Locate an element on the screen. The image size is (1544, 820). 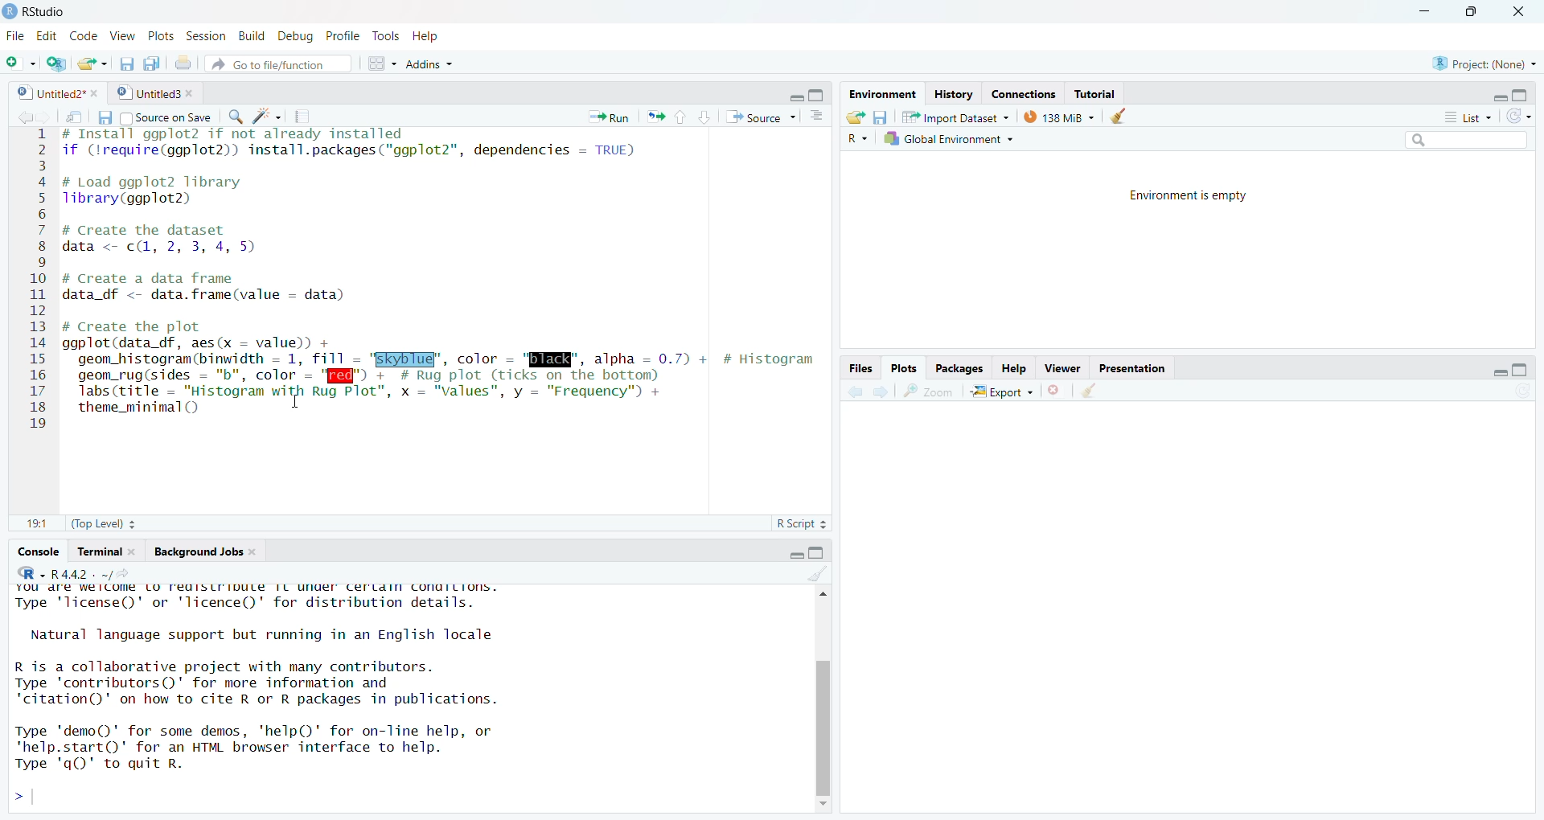
Profile is located at coordinates (343, 33).